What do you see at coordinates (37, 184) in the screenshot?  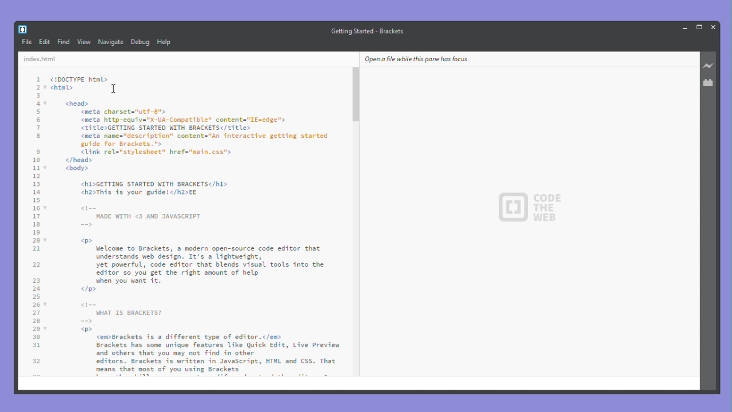 I see `13` at bounding box center [37, 184].